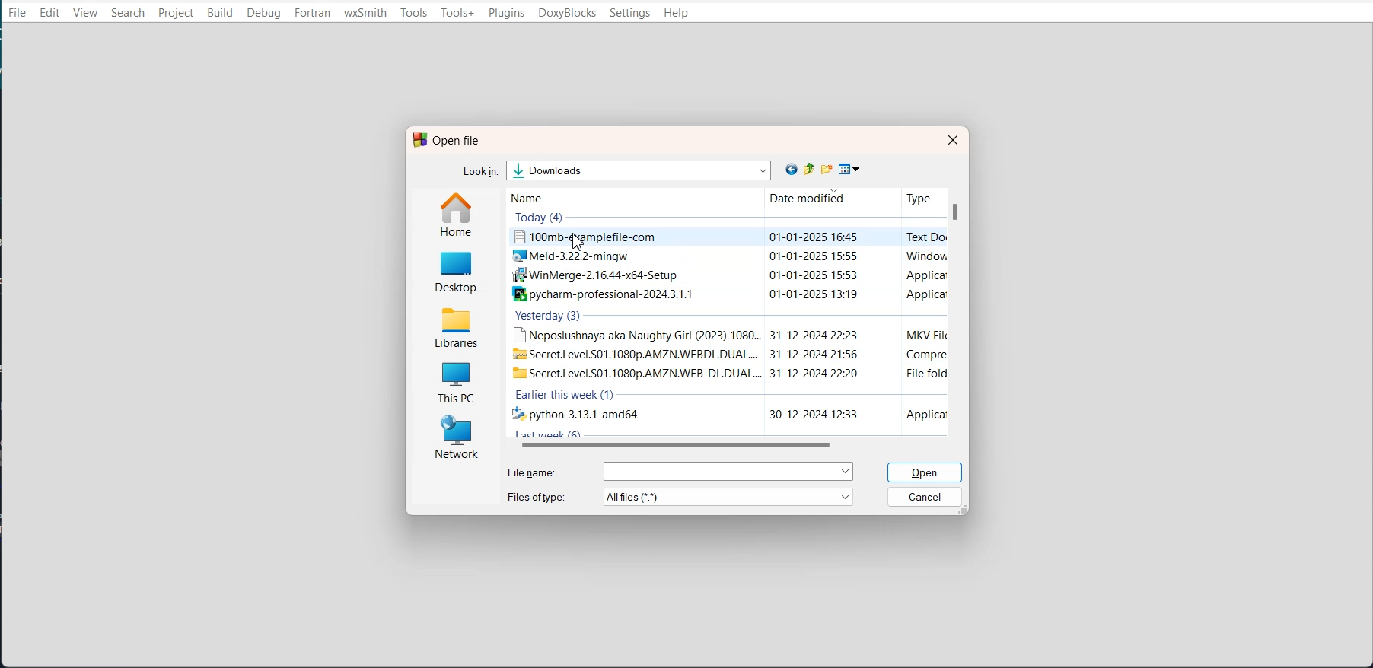 This screenshot has height=668, width=1373. I want to click on Tools+, so click(458, 13).